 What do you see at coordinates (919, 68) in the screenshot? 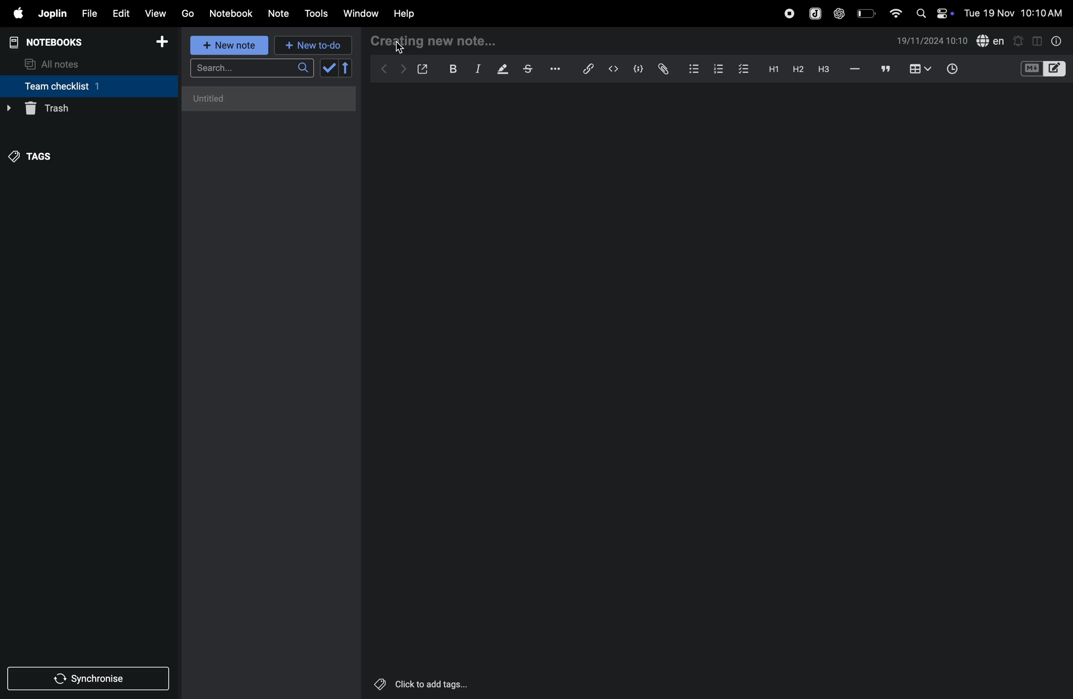
I see `table` at bounding box center [919, 68].